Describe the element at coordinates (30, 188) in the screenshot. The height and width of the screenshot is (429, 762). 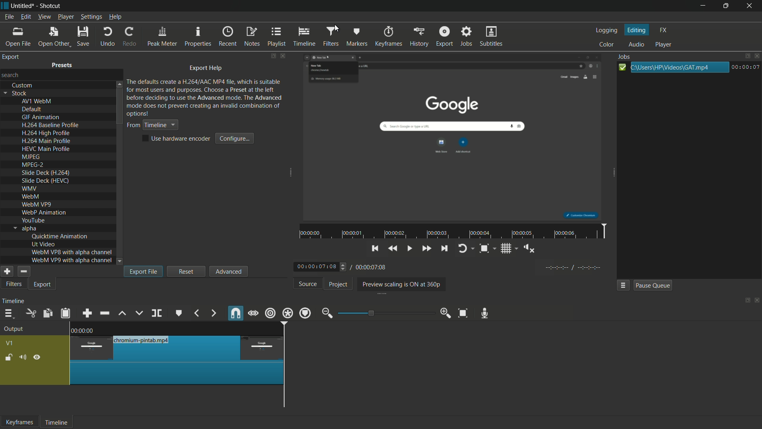
I see `WMV` at that location.